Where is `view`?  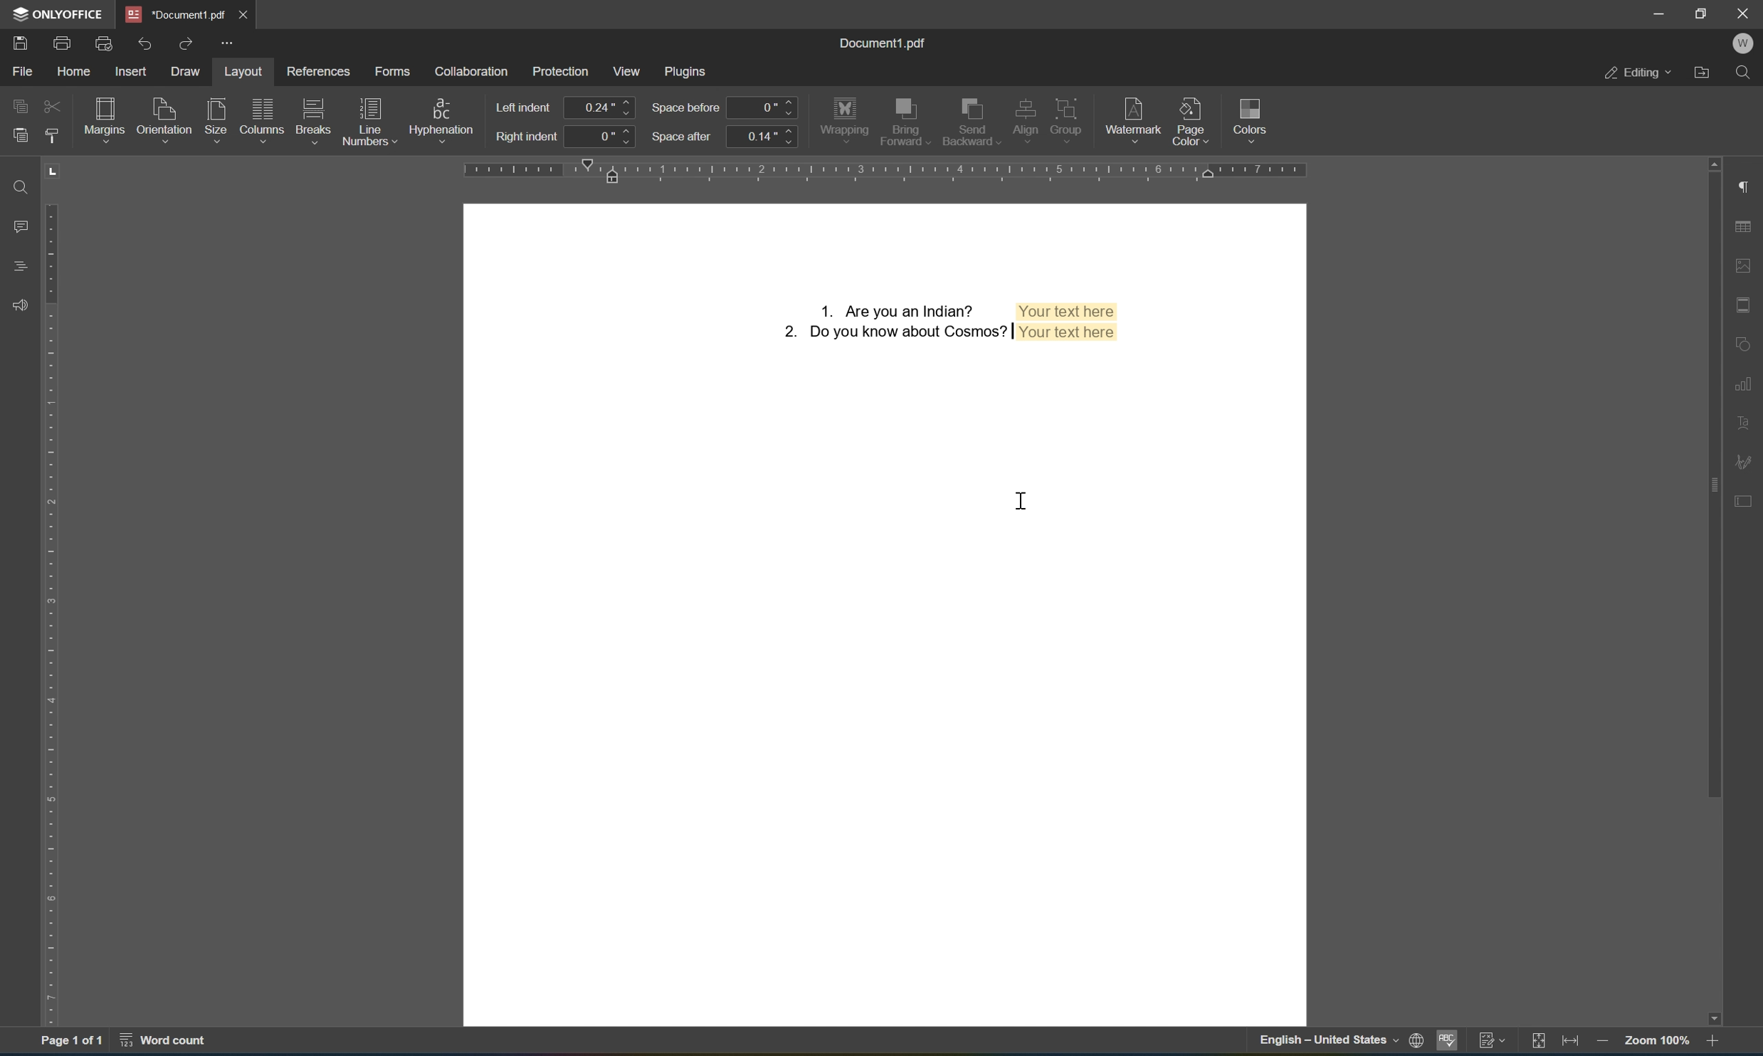 view is located at coordinates (629, 73).